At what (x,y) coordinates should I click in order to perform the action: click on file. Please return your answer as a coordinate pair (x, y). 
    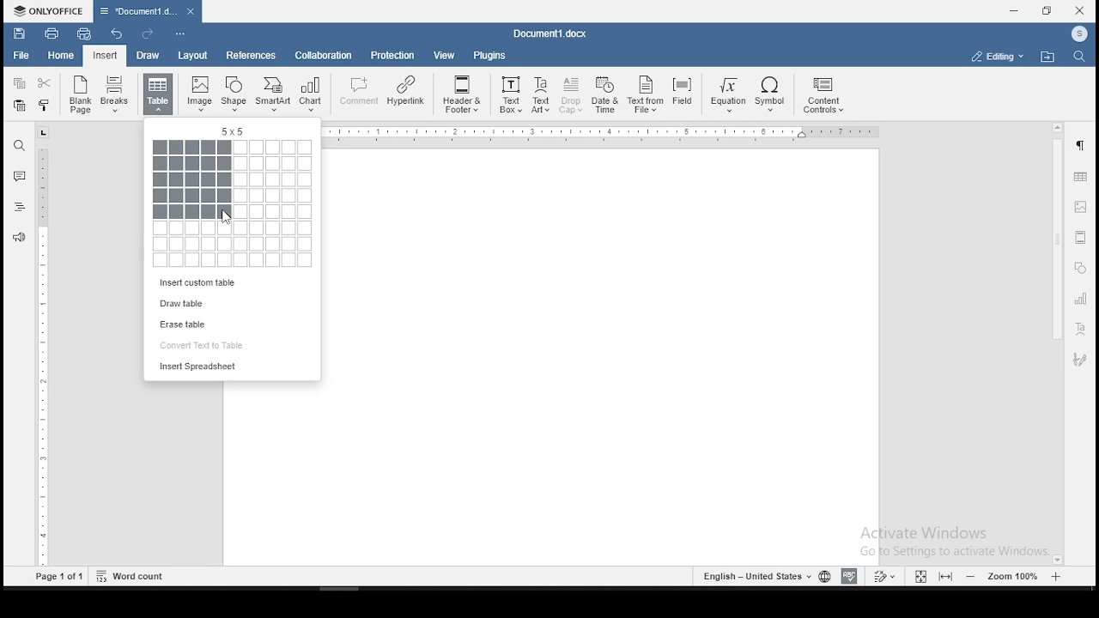
    Looking at the image, I should click on (23, 57).